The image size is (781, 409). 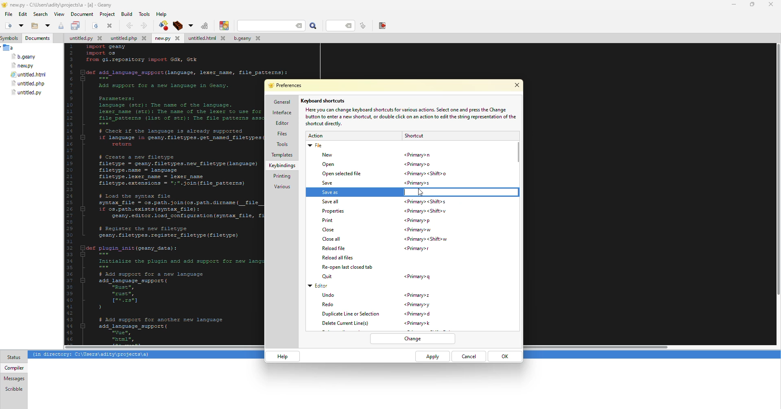 What do you see at coordinates (14, 379) in the screenshot?
I see `messages` at bounding box center [14, 379].